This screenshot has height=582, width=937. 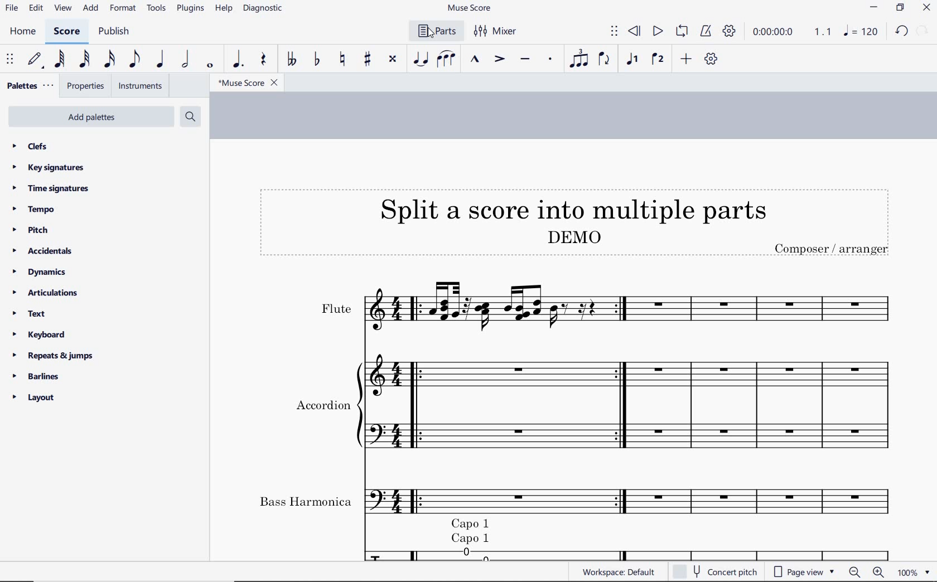 What do you see at coordinates (500, 60) in the screenshot?
I see `accent` at bounding box center [500, 60].